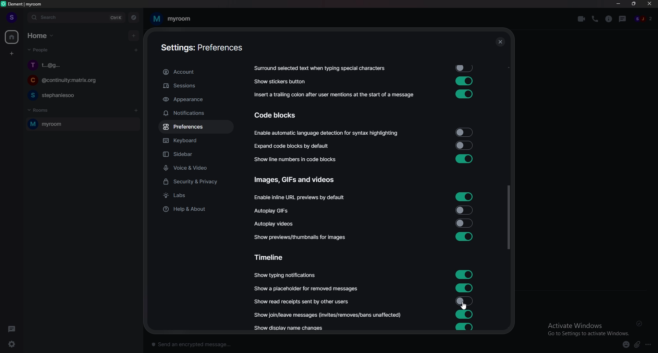 The height and width of the screenshot is (353, 658). Describe the element at coordinates (465, 209) in the screenshot. I see `toggle` at that location.